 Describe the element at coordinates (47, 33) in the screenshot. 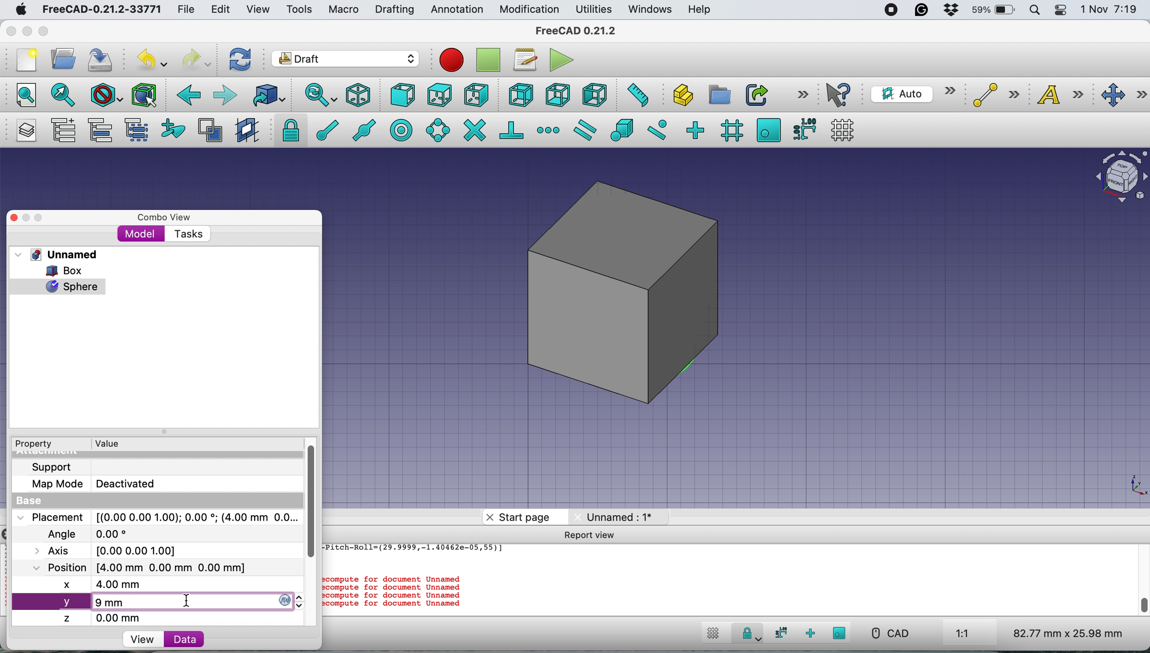

I see `maximise` at that location.